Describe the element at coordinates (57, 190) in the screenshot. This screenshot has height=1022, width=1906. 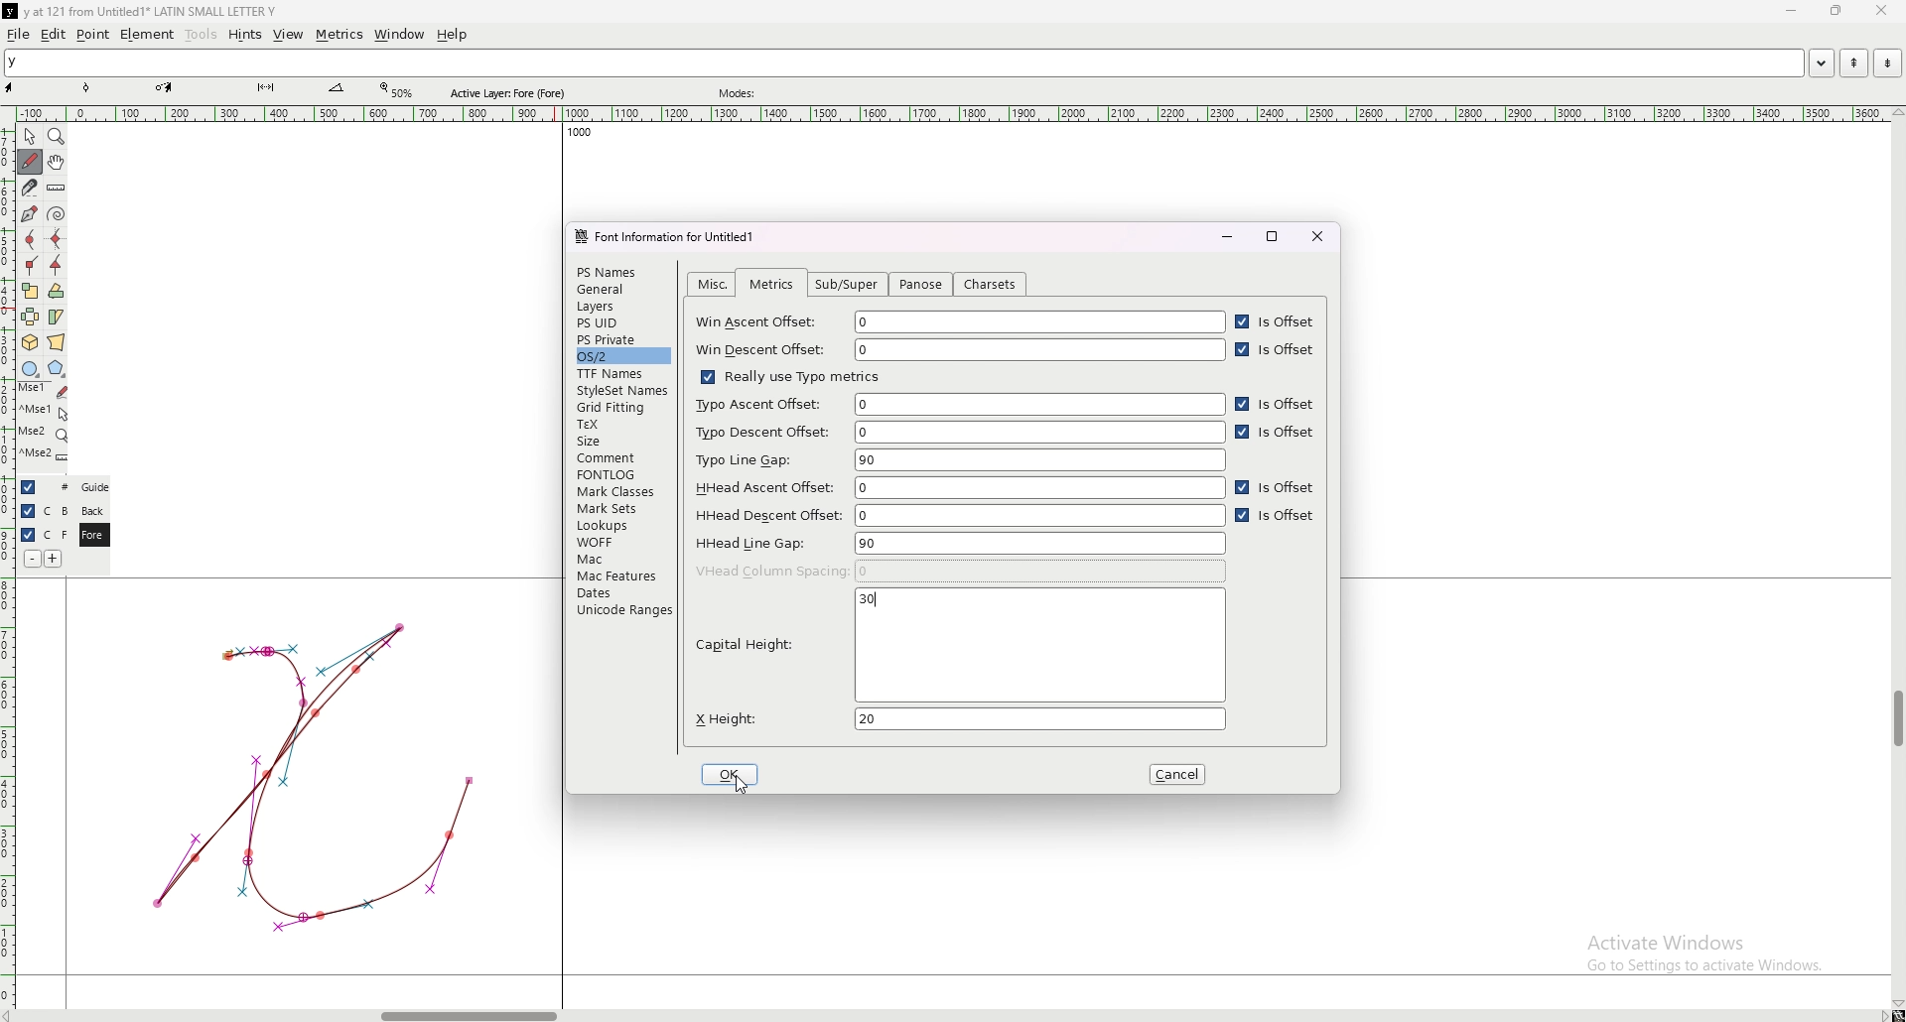
I see `measure distance` at that location.